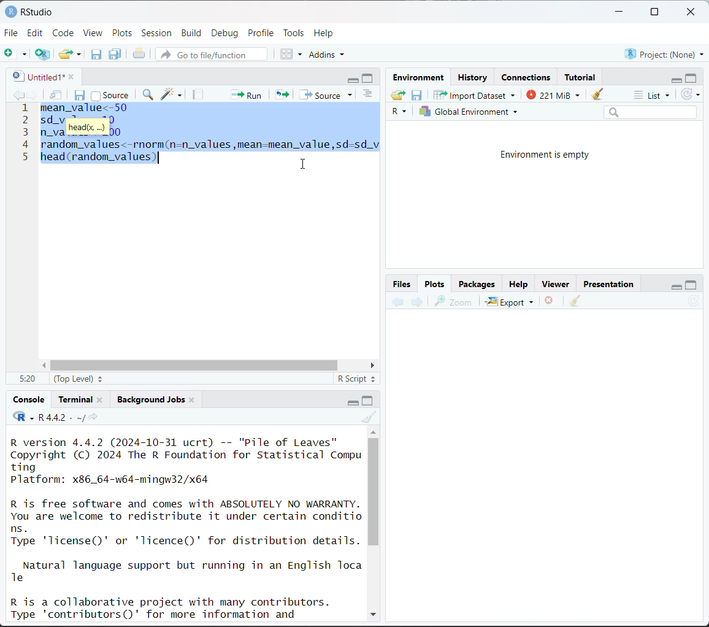 This screenshot has height=627, width=709. I want to click on find/replace, so click(149, 96).